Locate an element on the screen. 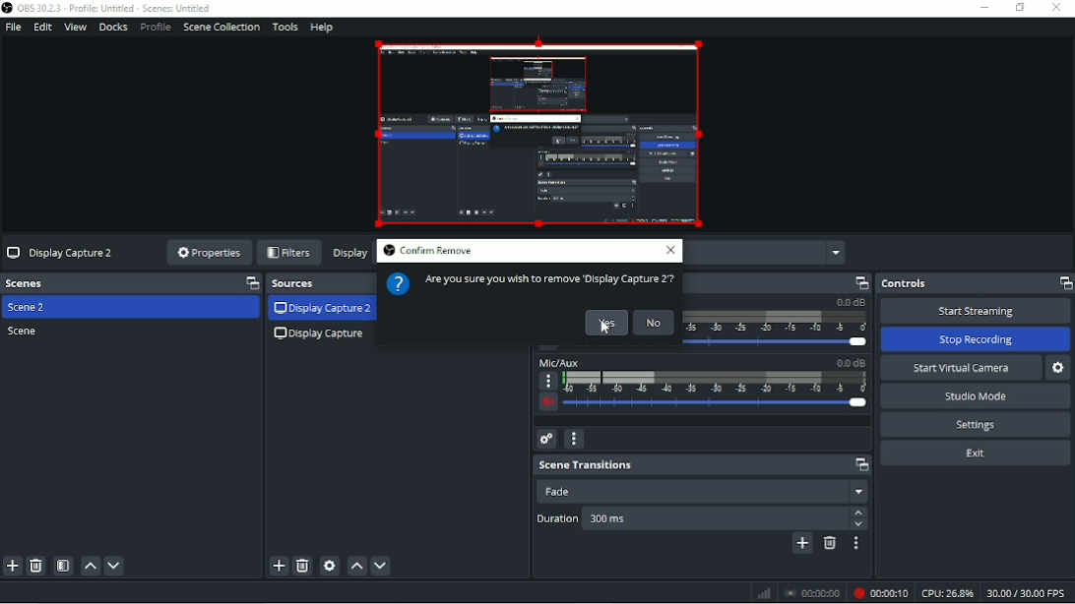  Tools is located at coordinates (285, 27).